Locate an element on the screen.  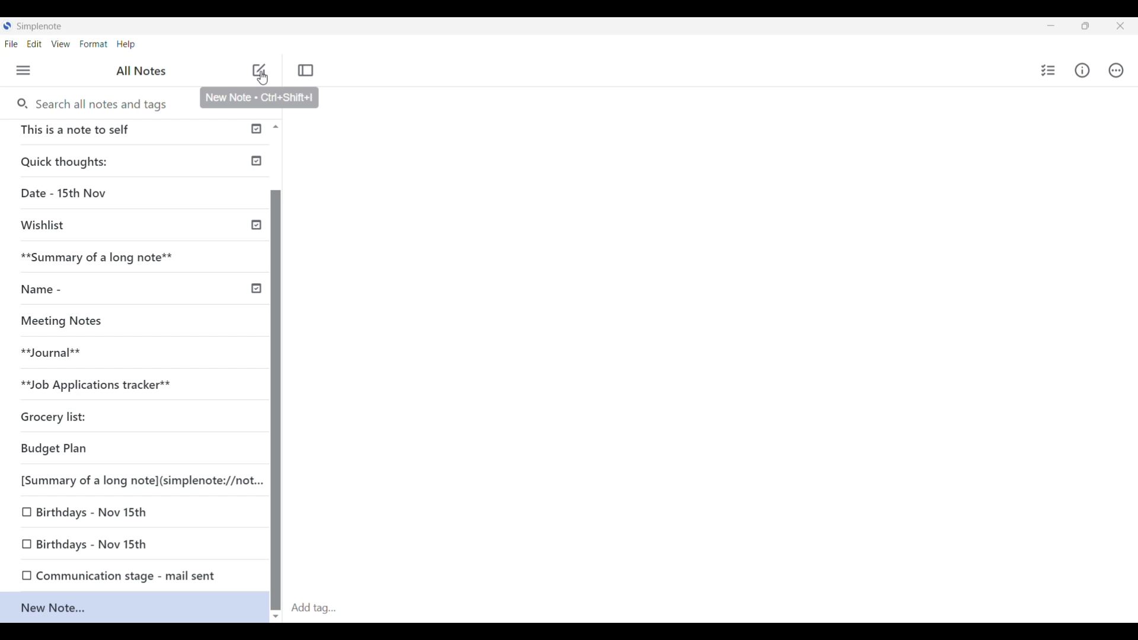
Add new note is located at coordinates (259, 70).